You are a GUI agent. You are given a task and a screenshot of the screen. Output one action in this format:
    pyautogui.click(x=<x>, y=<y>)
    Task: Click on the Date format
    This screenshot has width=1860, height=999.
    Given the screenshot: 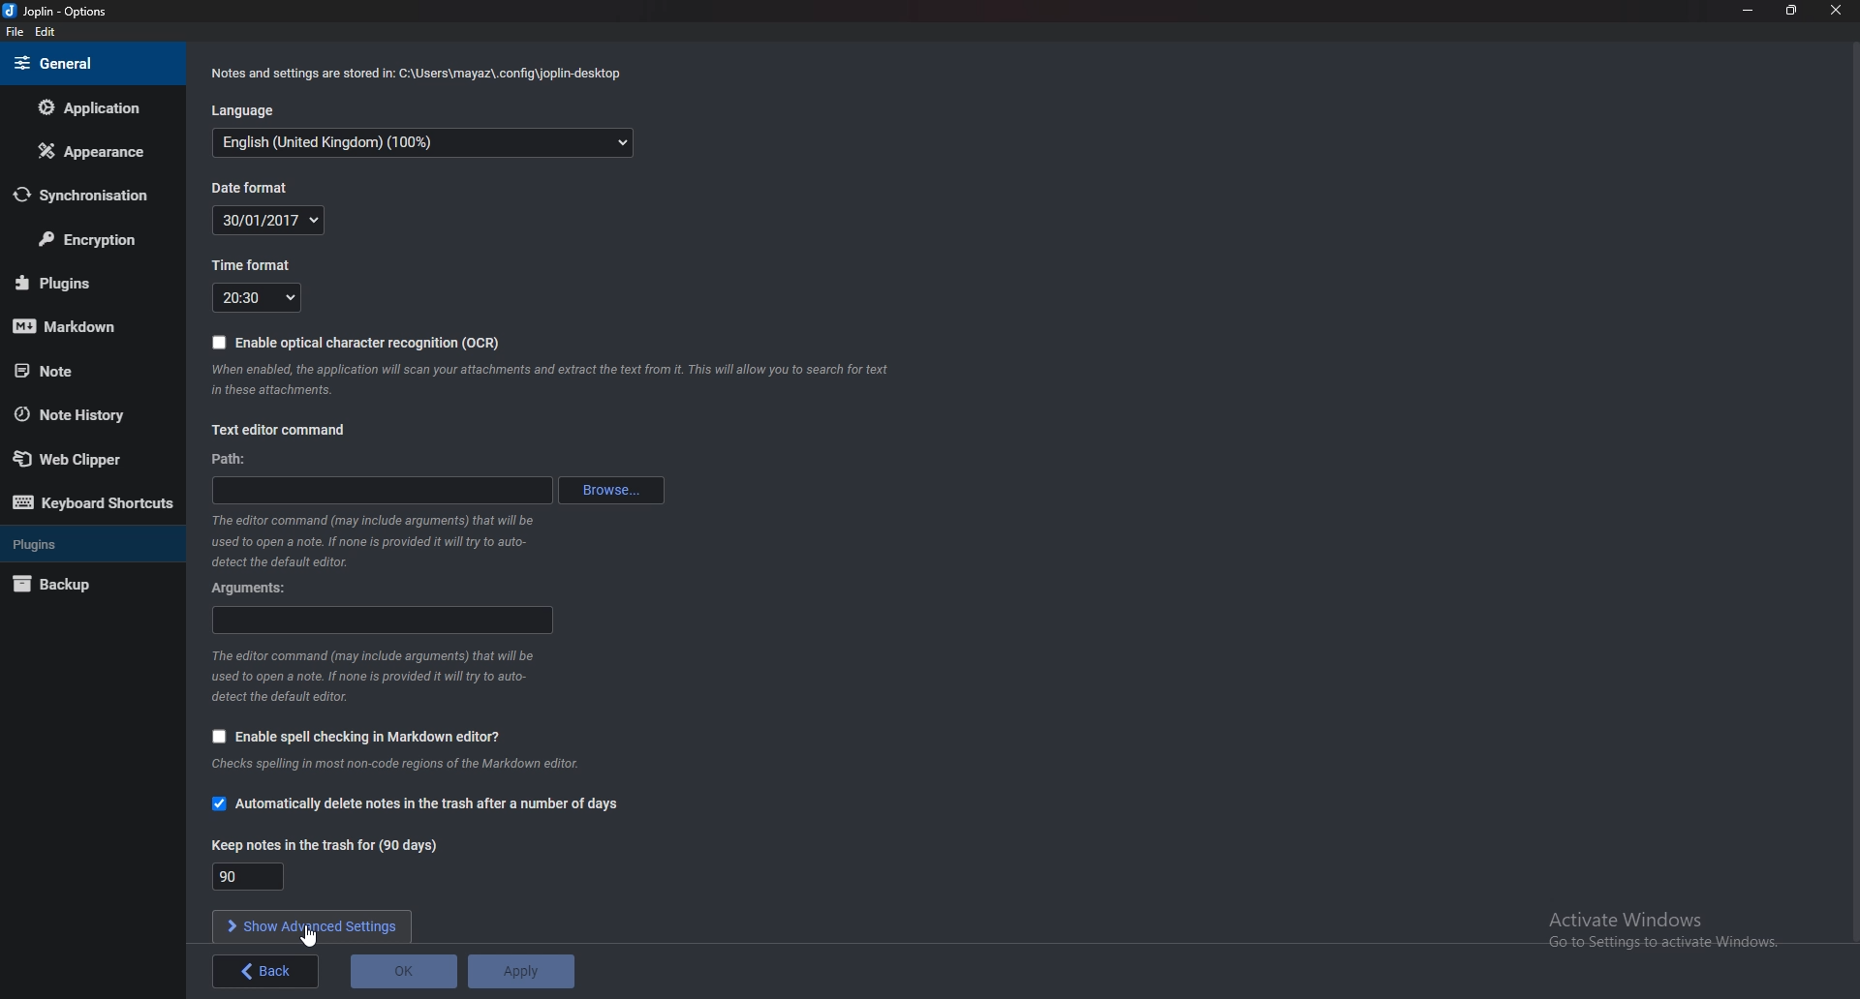 What is the action you would take?
    pyautogui.click(x=248, y=189)
    